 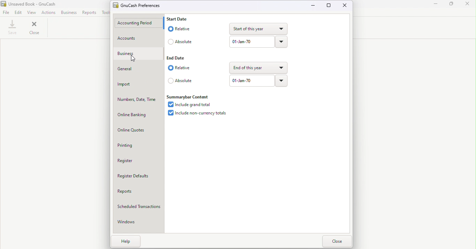 What do you see at coordinates (90, 13) in the screenshot?
I see `Report` at bounding box center [90, 13].